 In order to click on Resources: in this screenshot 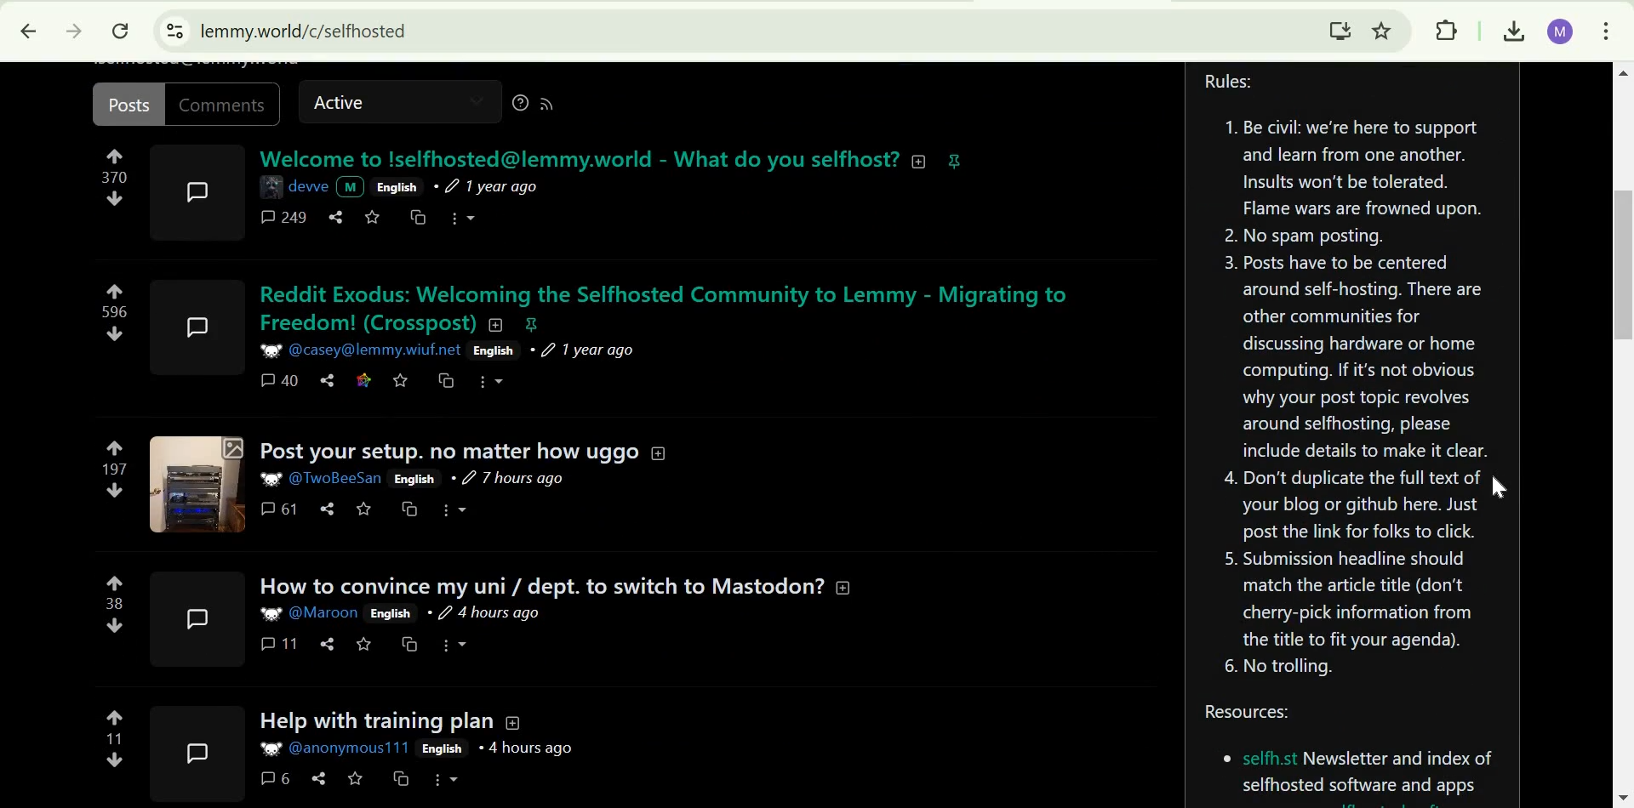, I will do `click(1352, 754)`.